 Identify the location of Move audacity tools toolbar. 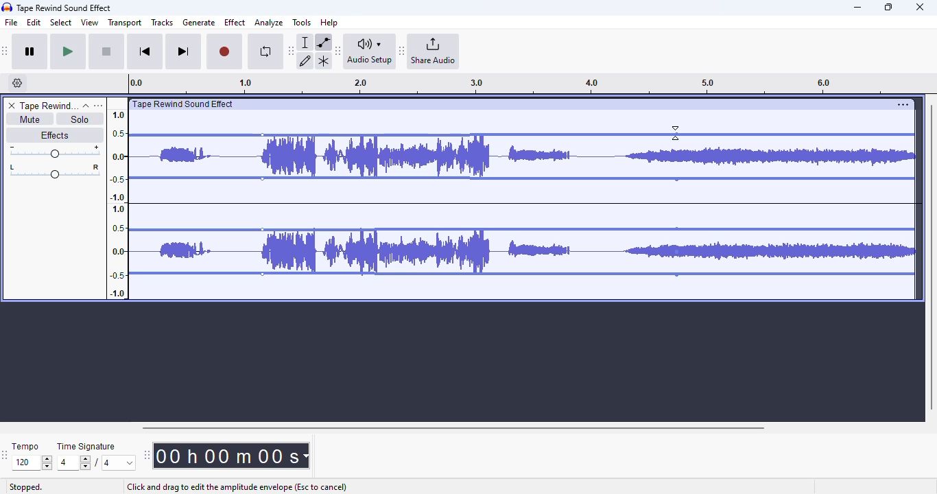
(292, 50).